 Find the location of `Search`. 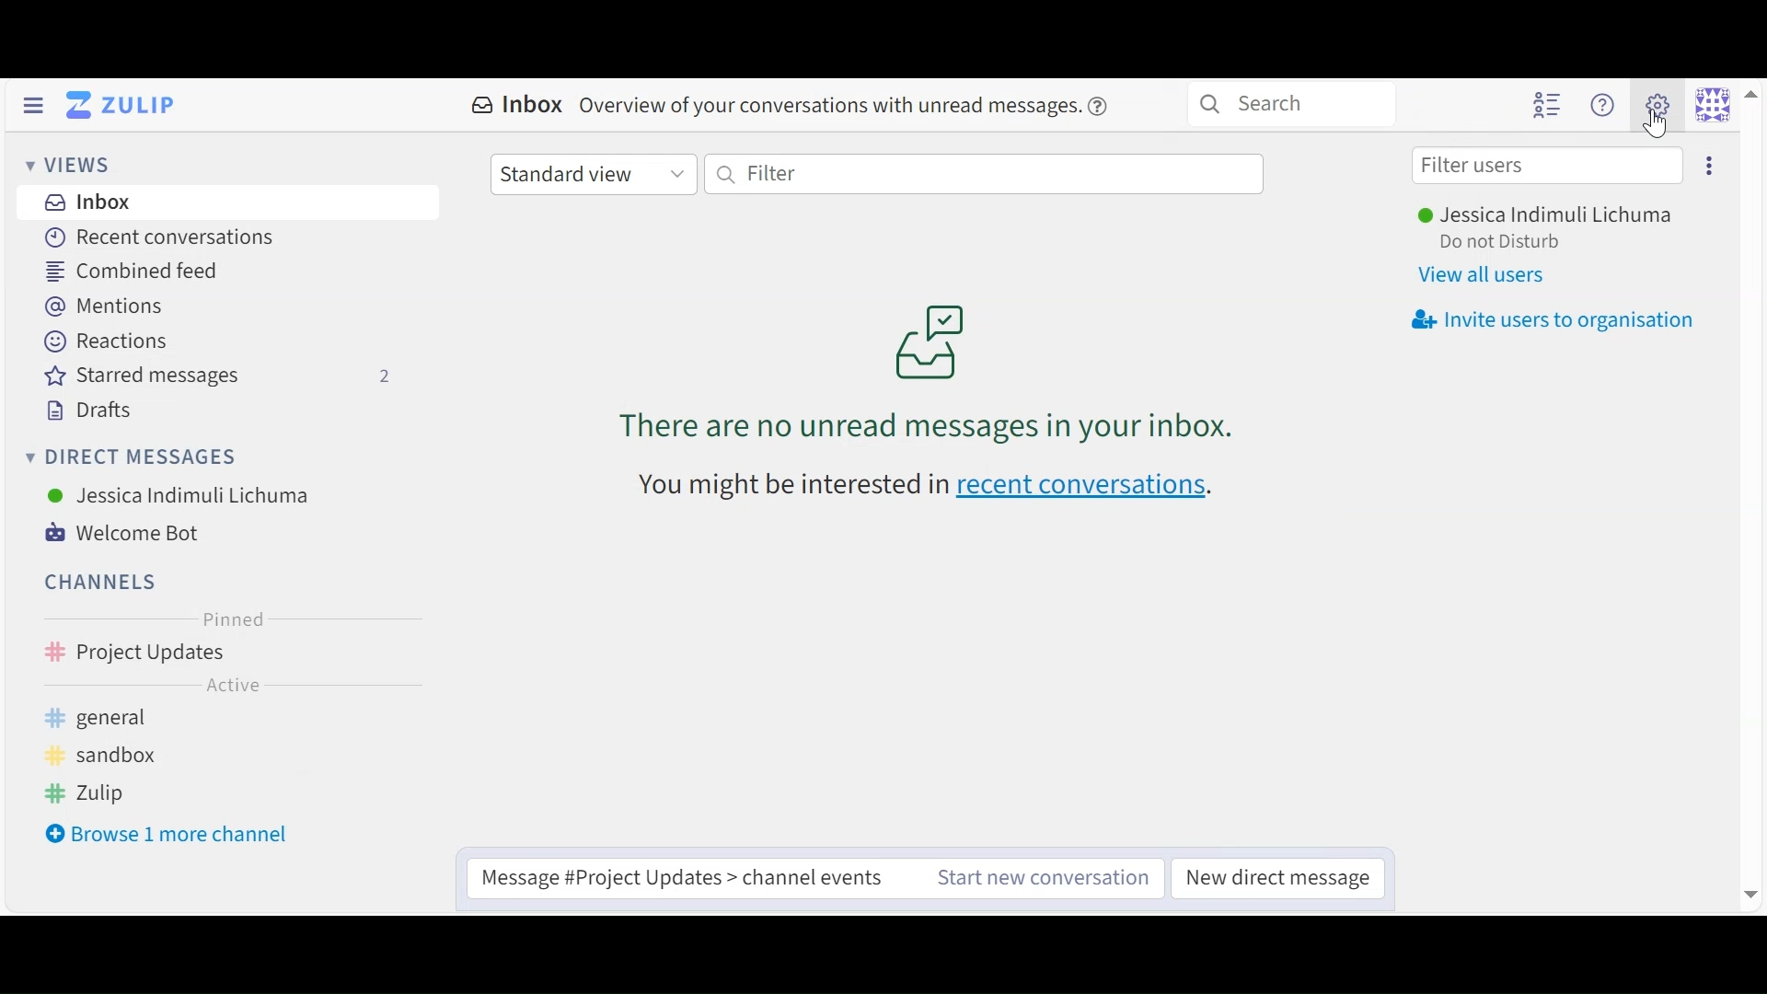

Search is located at coordinates (1295, 105).